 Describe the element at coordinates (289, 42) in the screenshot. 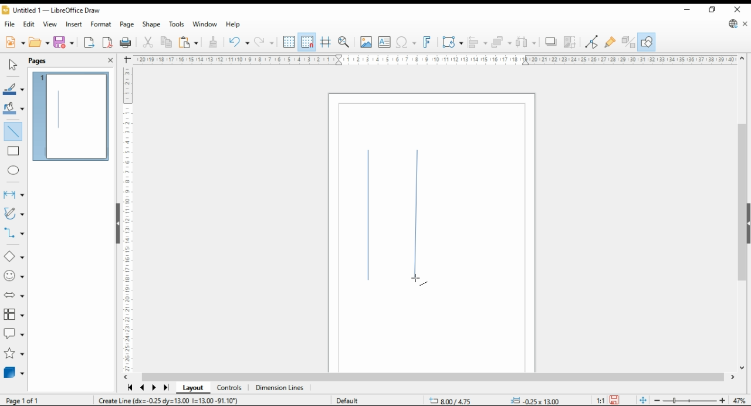

I see `show grids` at that location.